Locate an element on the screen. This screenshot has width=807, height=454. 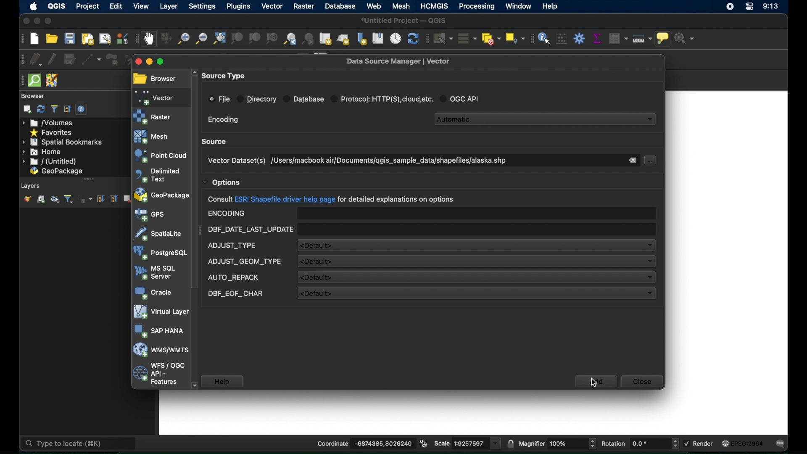
spatial bookmarks is located at coordinates (63, 142).